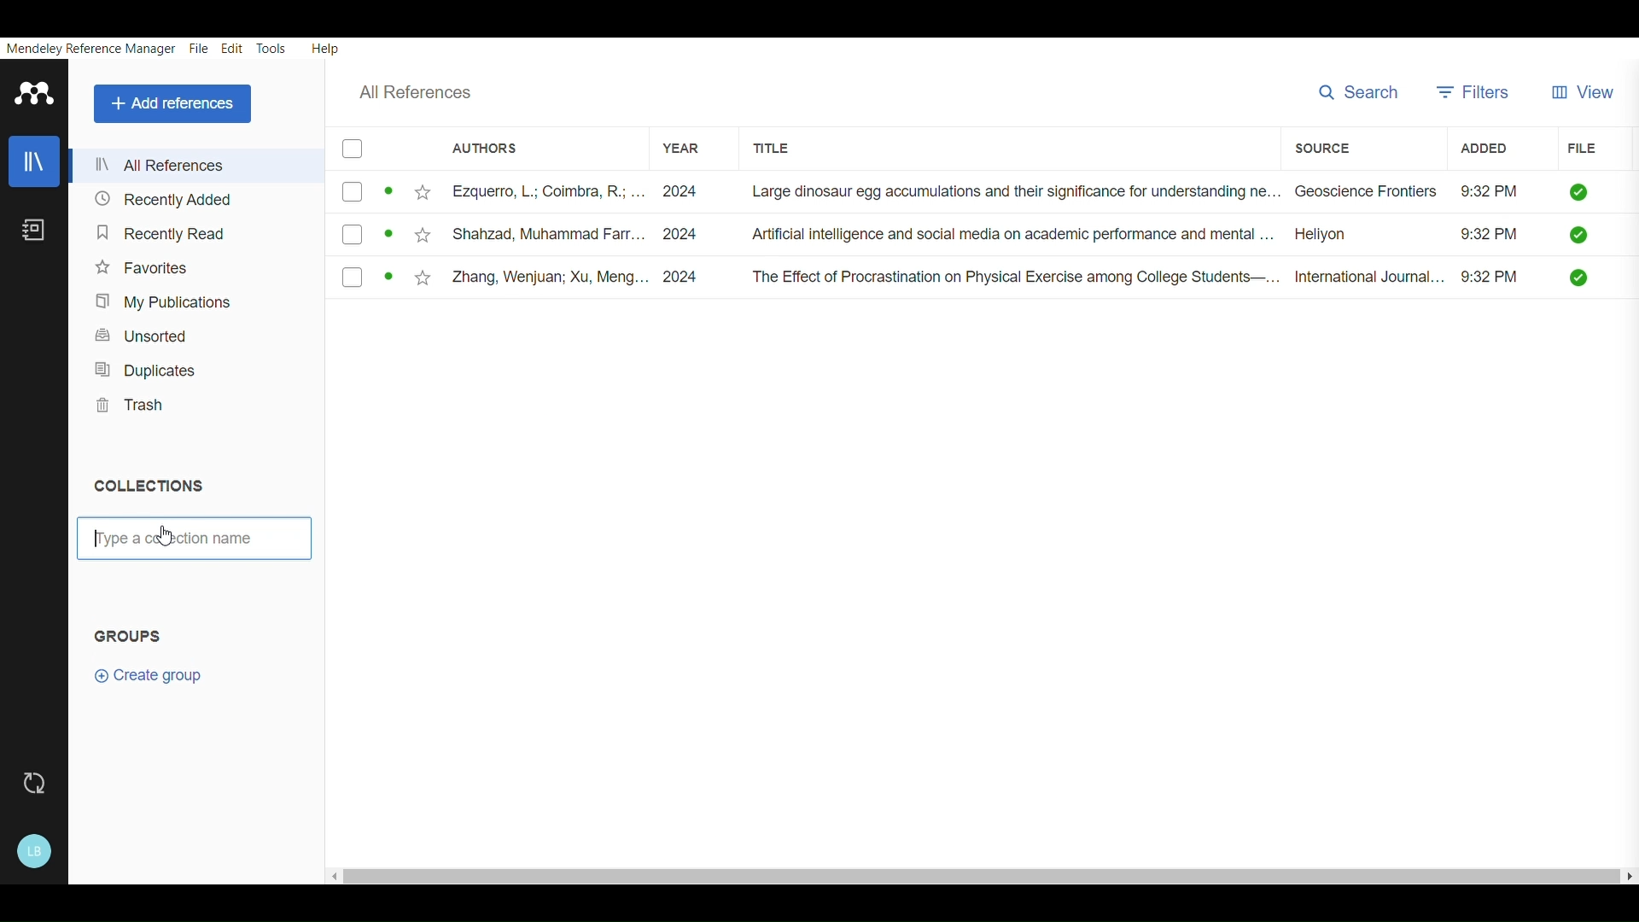  What do you see at coordinates (198, 47) in the screenshot?
I see `File` at bounding box center [198, 47].